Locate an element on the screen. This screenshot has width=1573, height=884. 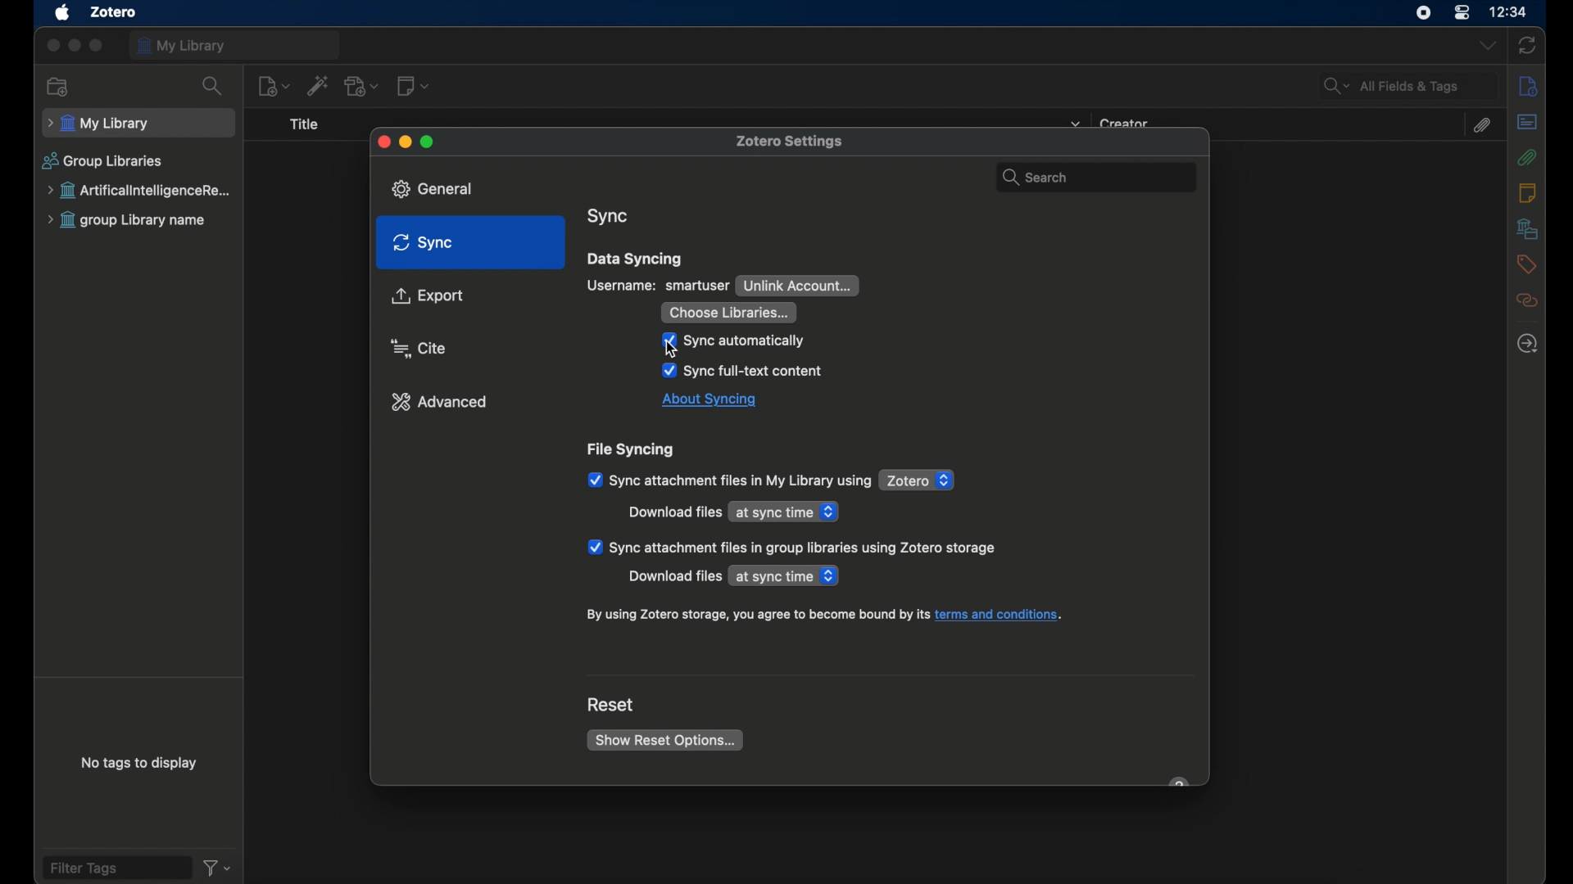
at sync time dropdown menu is located at coordinates (786, 576).